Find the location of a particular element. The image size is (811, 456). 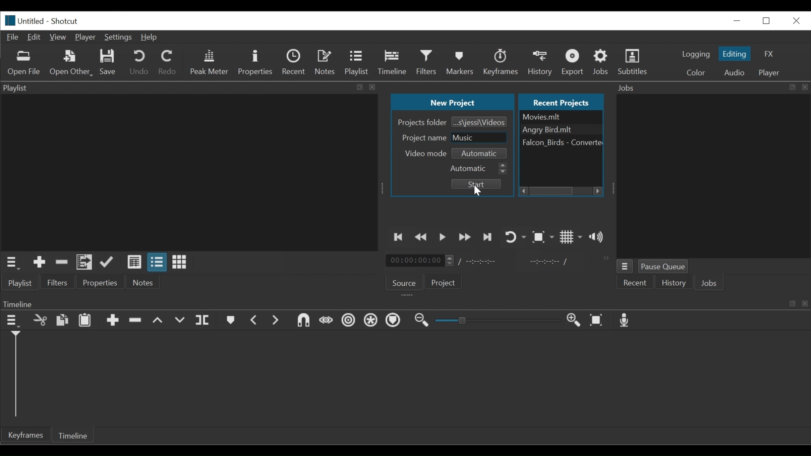

Next Marker is located at coordinates (277, 320).